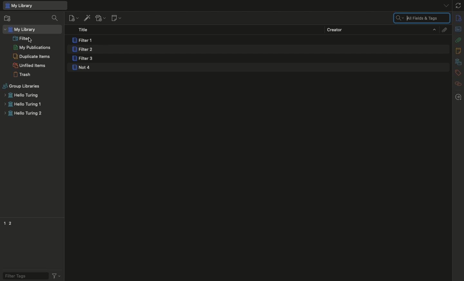 The image size is (464, 281). Describe the element at coordinates (10, 222) in the screenshot. I see `Tag 2` at that location.